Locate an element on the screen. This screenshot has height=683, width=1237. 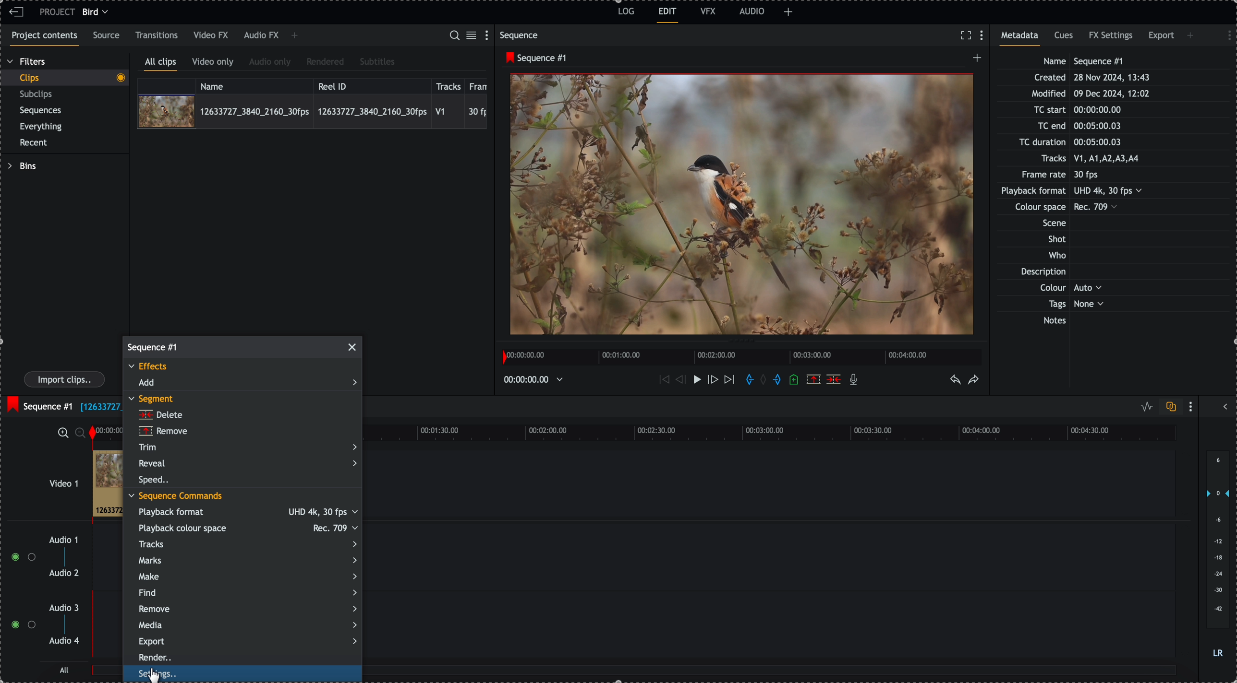
add panel is located at coordinates (788, 12).